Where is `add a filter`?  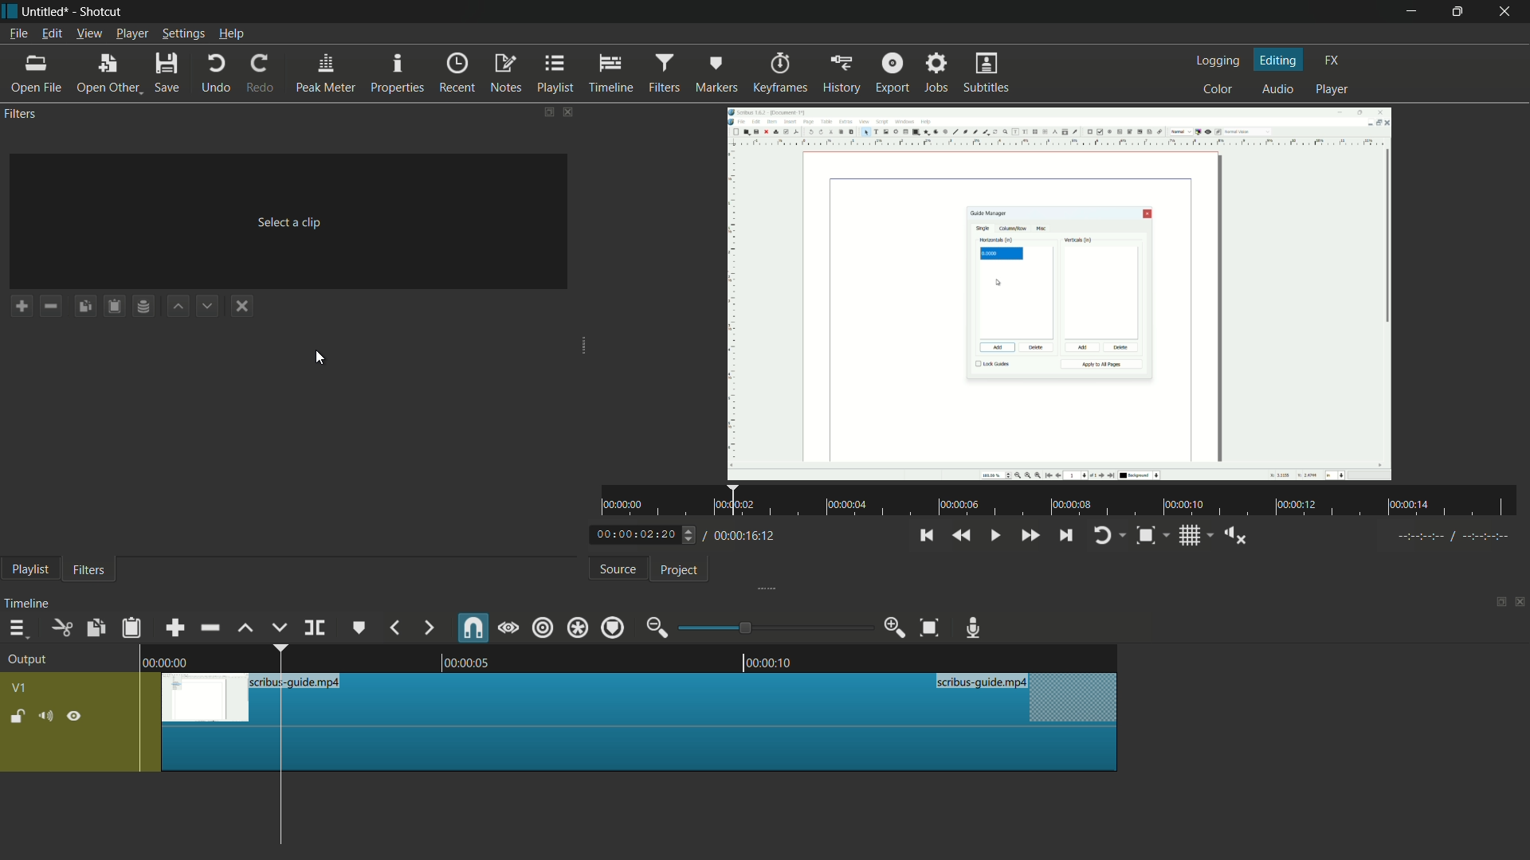 add a filter is located at coordinates (21, 306).